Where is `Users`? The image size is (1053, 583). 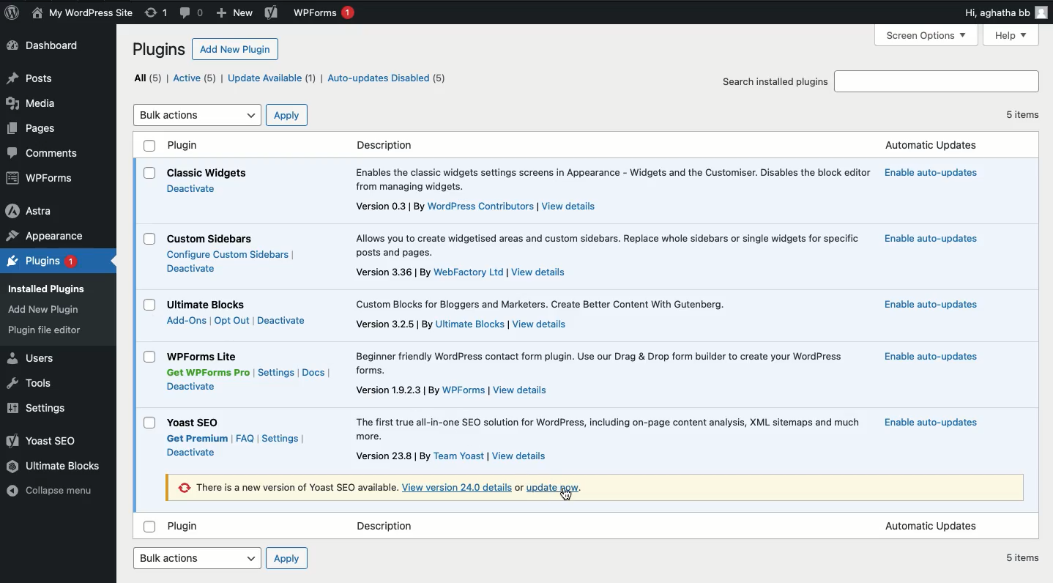 Users is located at coordinates (34, 359).